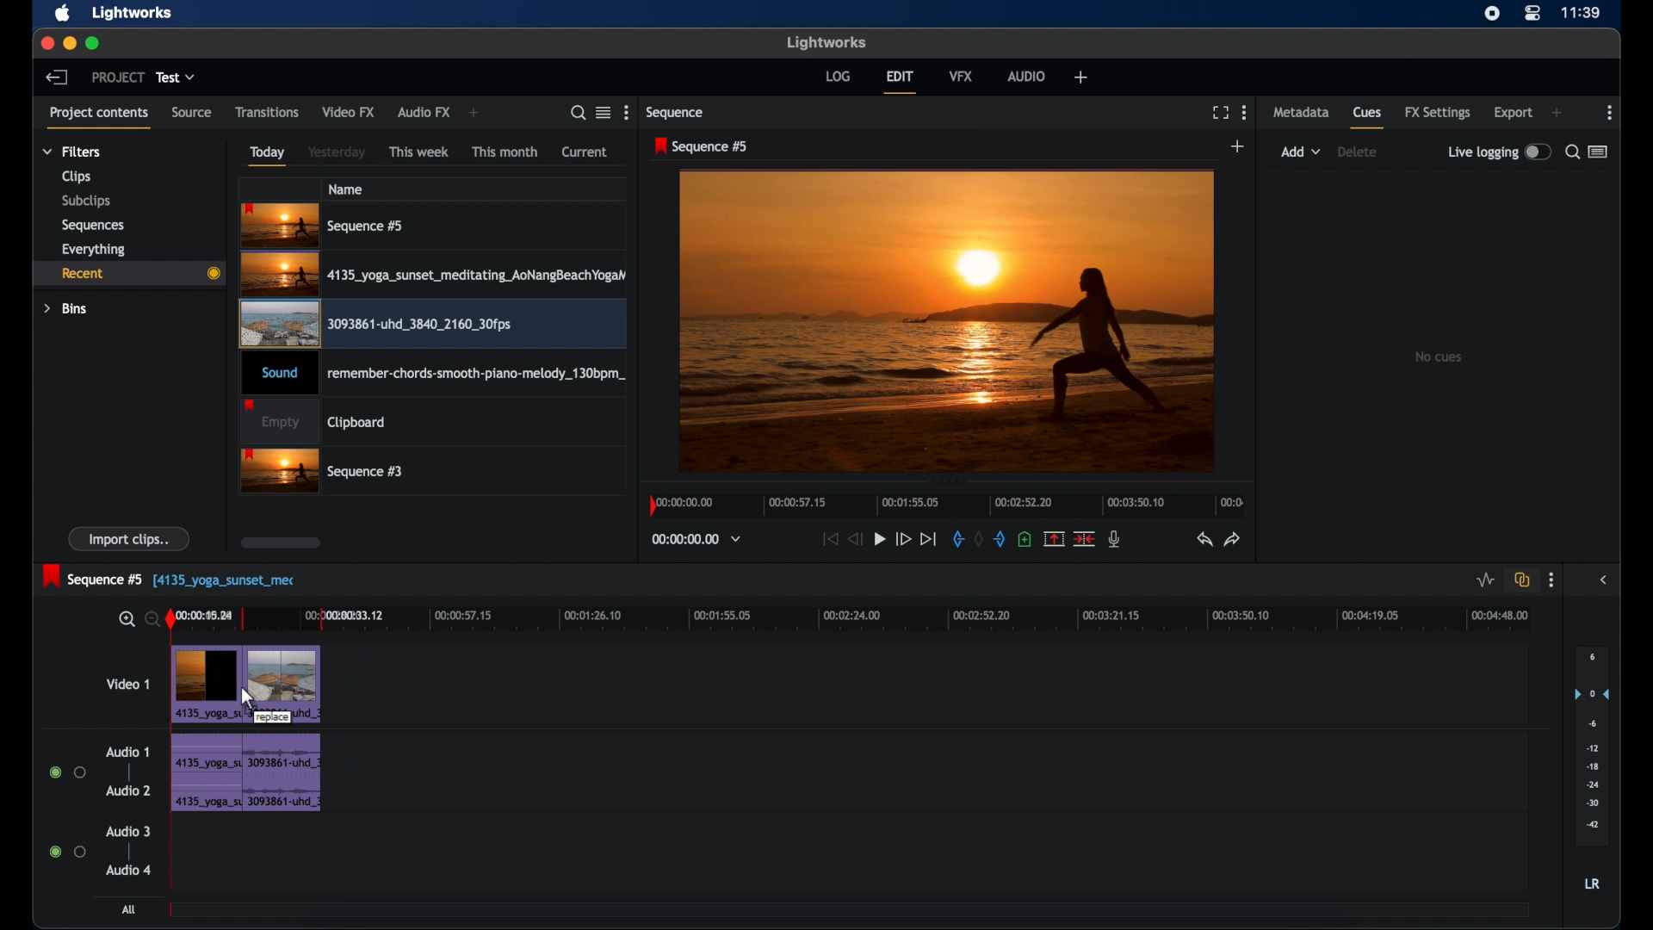 This screenshot has height=930, width=1653. What do you see at coordinates (94, 250) in the screenshot?
I see `everything` at bounding box center [94, 250].